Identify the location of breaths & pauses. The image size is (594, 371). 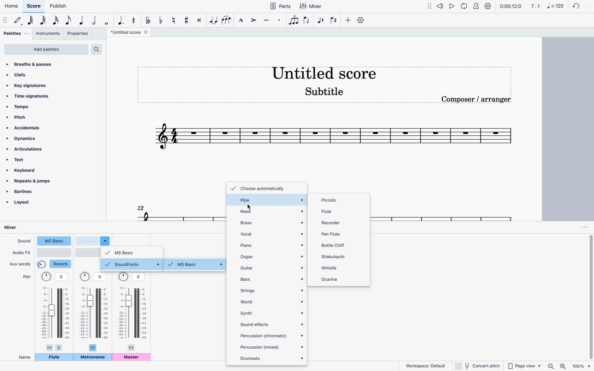
(51, 64).